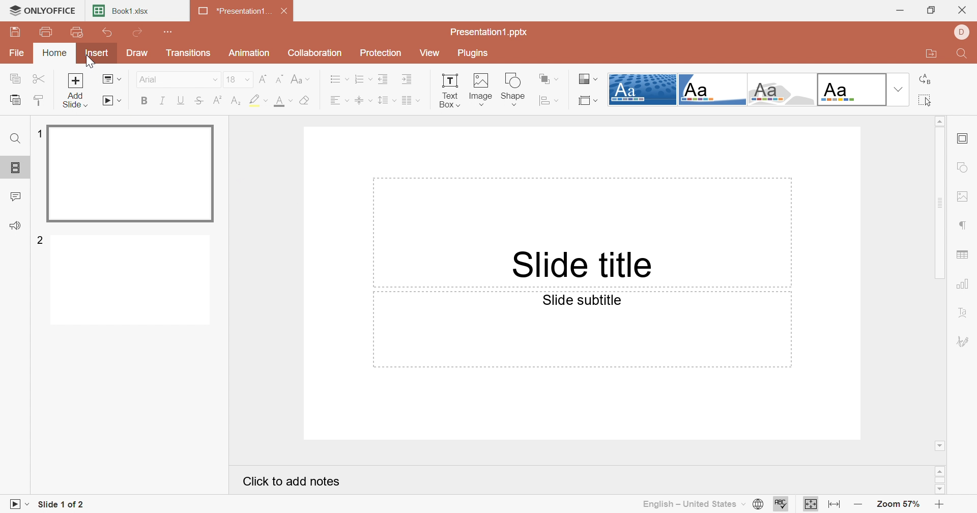 The height and width of the screenshot is (513, 977). I want to click on Horizontal Align, so click(338, 102).